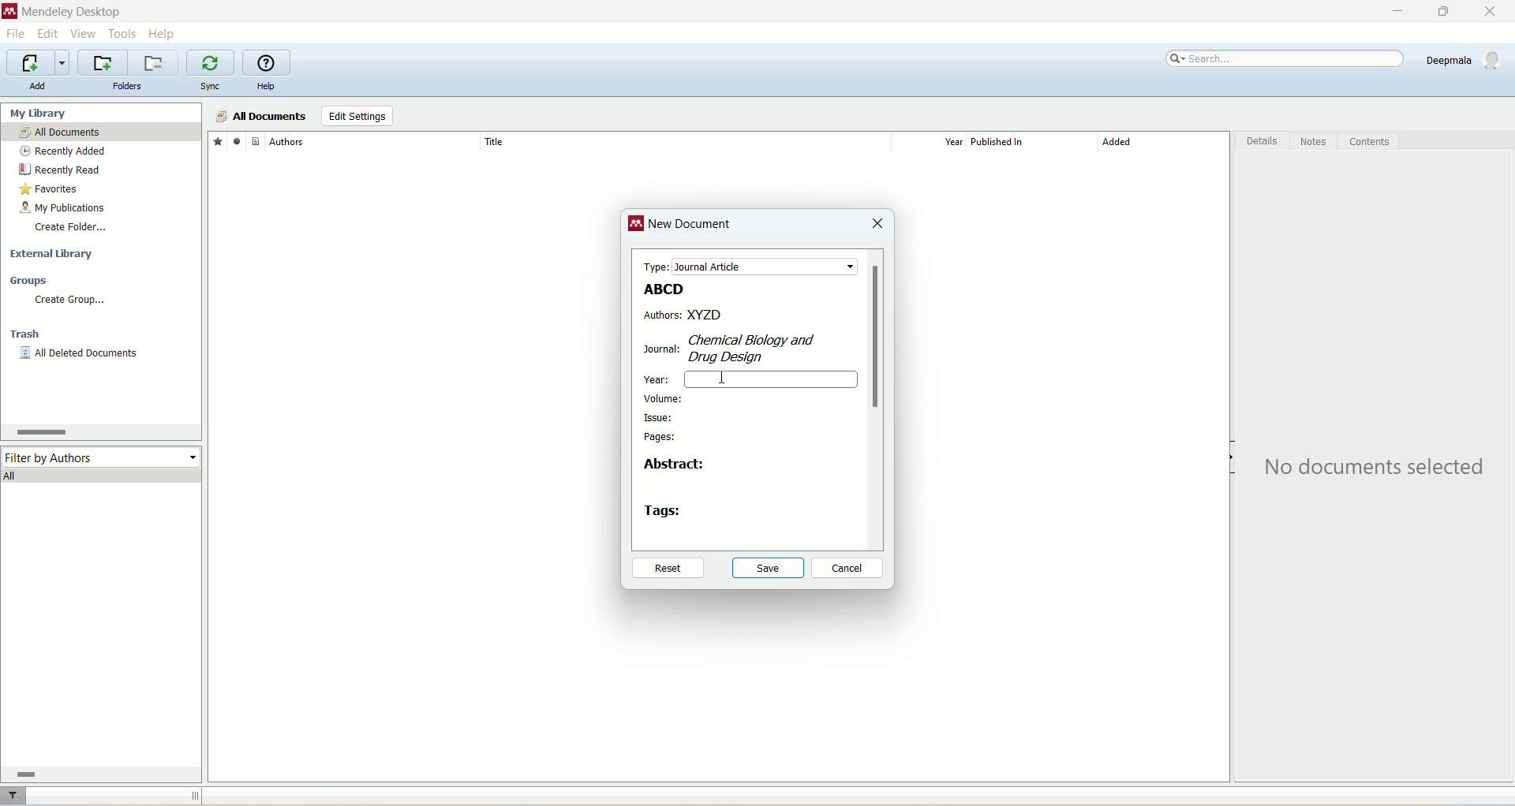  Describe the element at coordinates (1315, 142) in the screenshot. I see `notes` at that location.